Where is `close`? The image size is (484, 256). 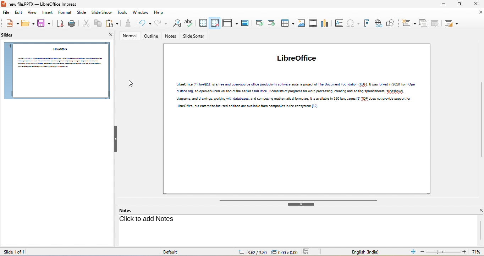
close is located at coordinates (109, 35).